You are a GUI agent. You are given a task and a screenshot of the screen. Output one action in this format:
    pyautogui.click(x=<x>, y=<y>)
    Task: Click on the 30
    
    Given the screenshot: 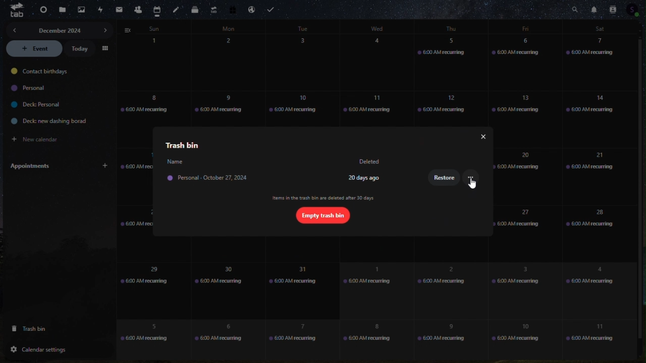 What is the action you would take?
    pyautogui.click(x=221, y=289)
    